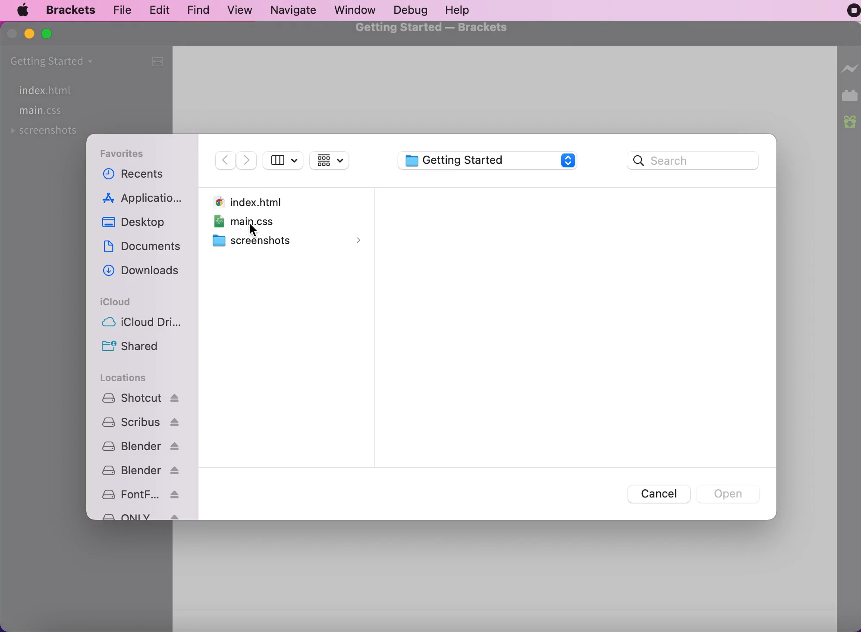 This screenshot has width=861, height=632. I want to click on documents, so click(143, 248).